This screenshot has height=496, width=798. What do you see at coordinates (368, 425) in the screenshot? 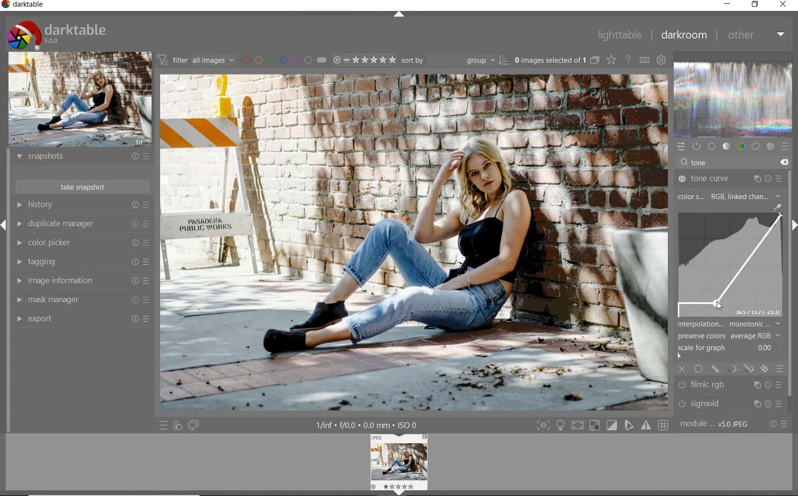
I see `other display information` at bounding box center [368, 425].